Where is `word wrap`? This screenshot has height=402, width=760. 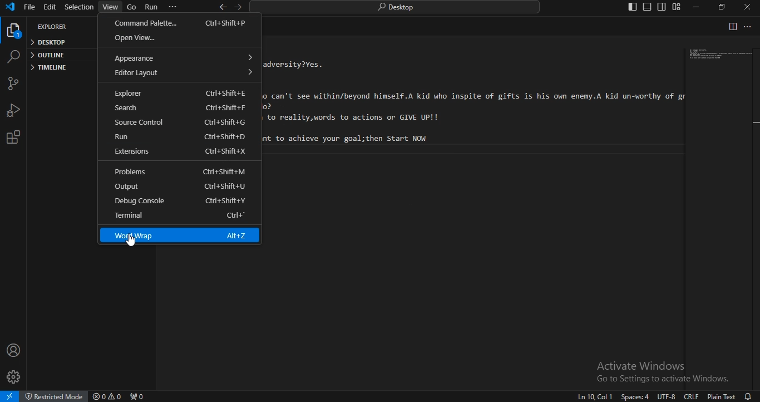 word wrap is located at coordinates (180, 234).